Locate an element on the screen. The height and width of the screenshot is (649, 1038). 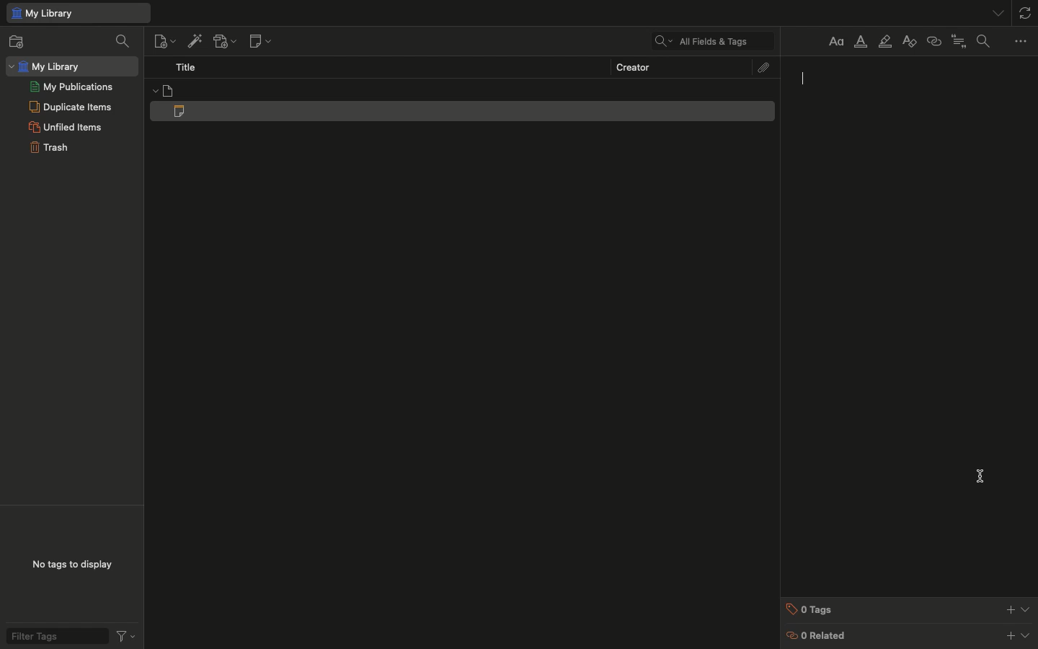
No tags to display is located at coordinates (72, 565).